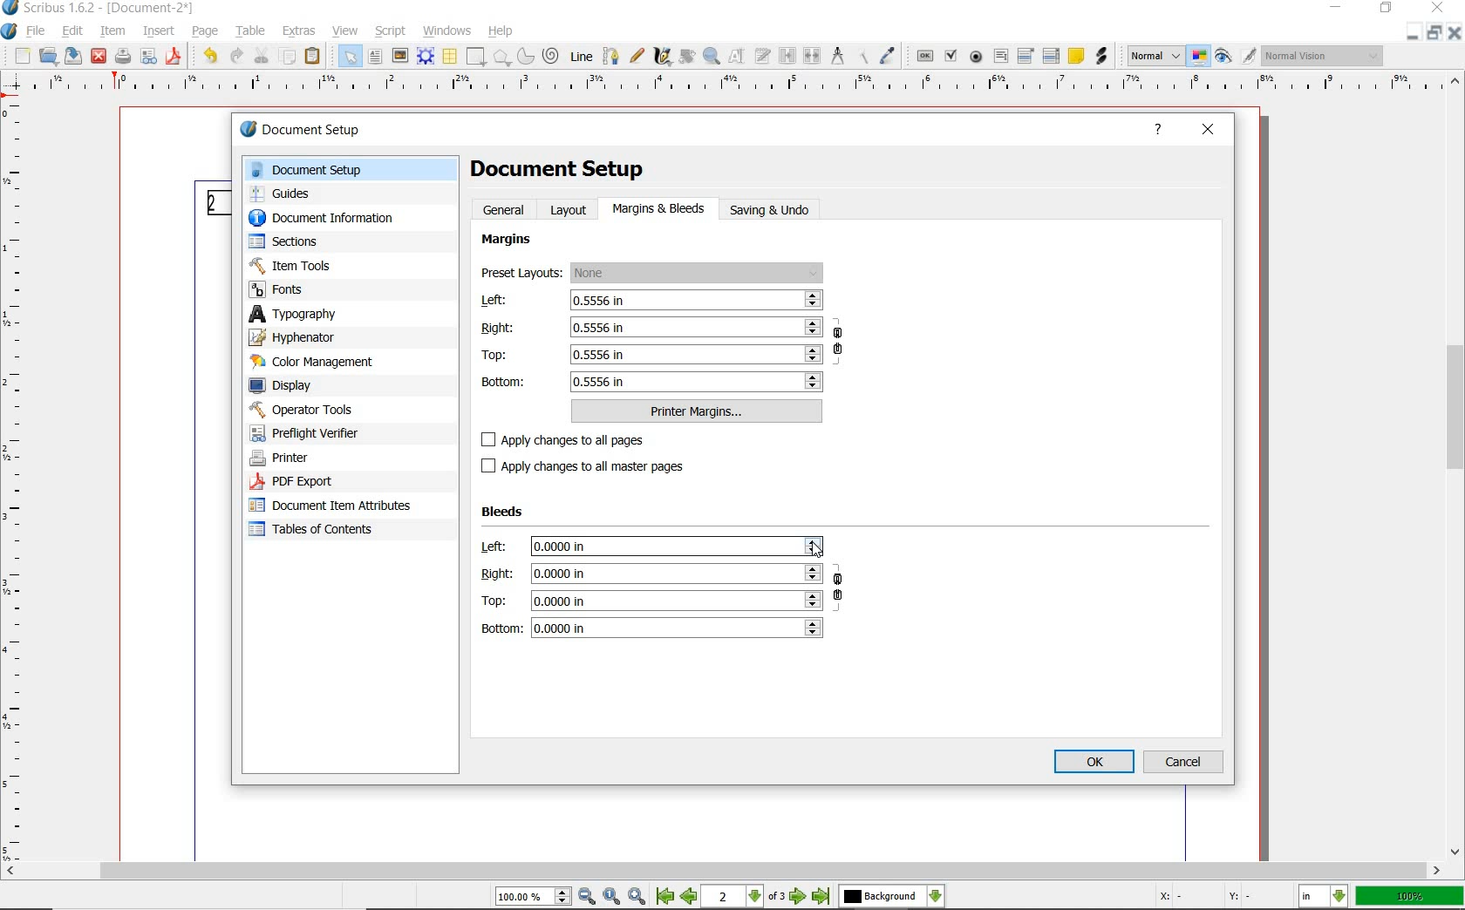 This screenshot has height=910, width=1465. What do you see at coordinates (1325, 898) in the screenshot?
I see `select the current unit: in` at bounding box center [1325, 898].